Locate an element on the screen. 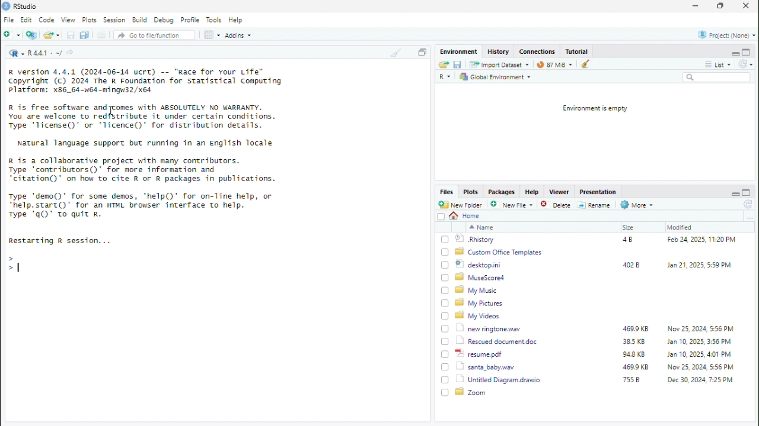  Untitled Diagram.drawio 755B Dec 30, 2024, 7.25 PM is located at coordinates (596, 380).